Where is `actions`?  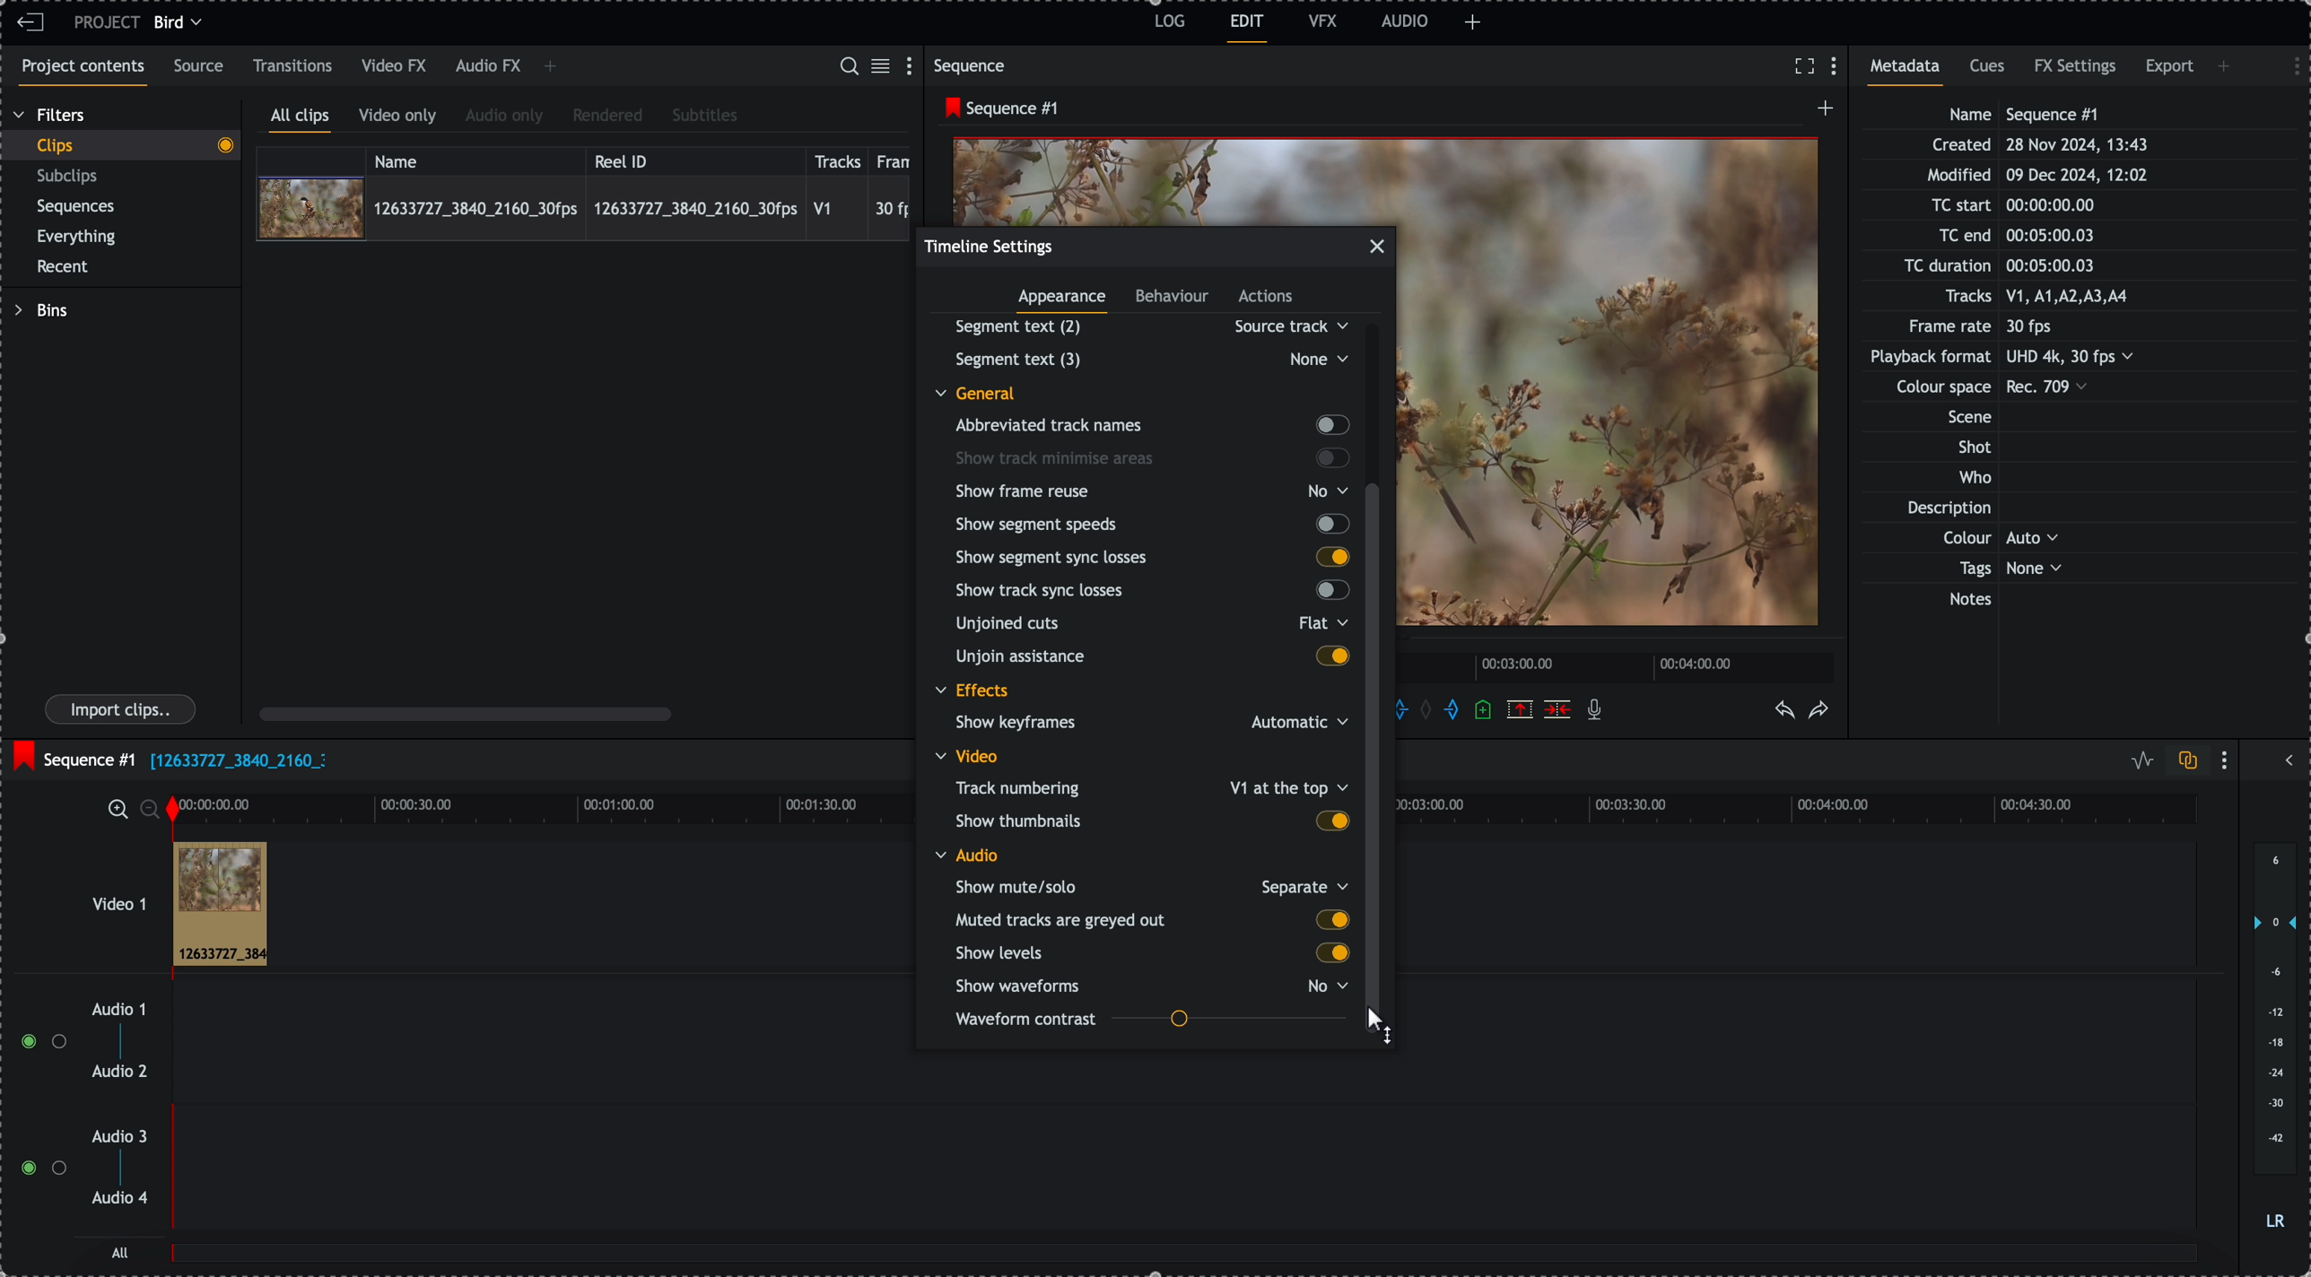 actions is located at coordinates (1267, 298).